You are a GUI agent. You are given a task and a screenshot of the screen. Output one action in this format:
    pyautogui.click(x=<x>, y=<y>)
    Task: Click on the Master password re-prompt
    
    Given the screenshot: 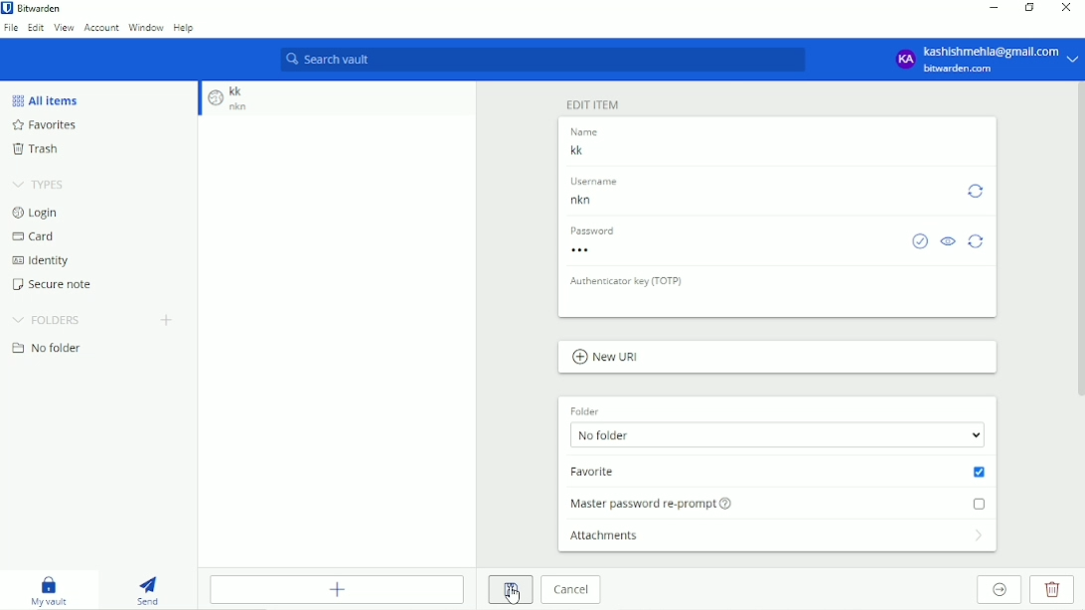 What is the action you would take?
    pyautogui.click(x=774, y=503)
    